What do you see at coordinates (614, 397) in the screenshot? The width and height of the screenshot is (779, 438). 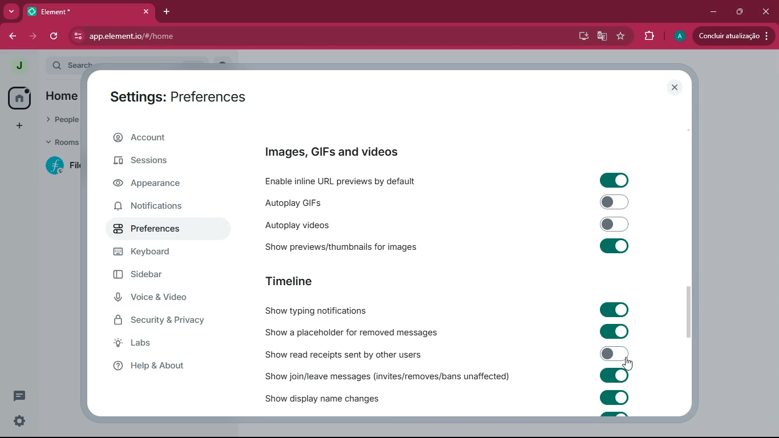 I see `toggle on/off` at bounding box center [614, 397].